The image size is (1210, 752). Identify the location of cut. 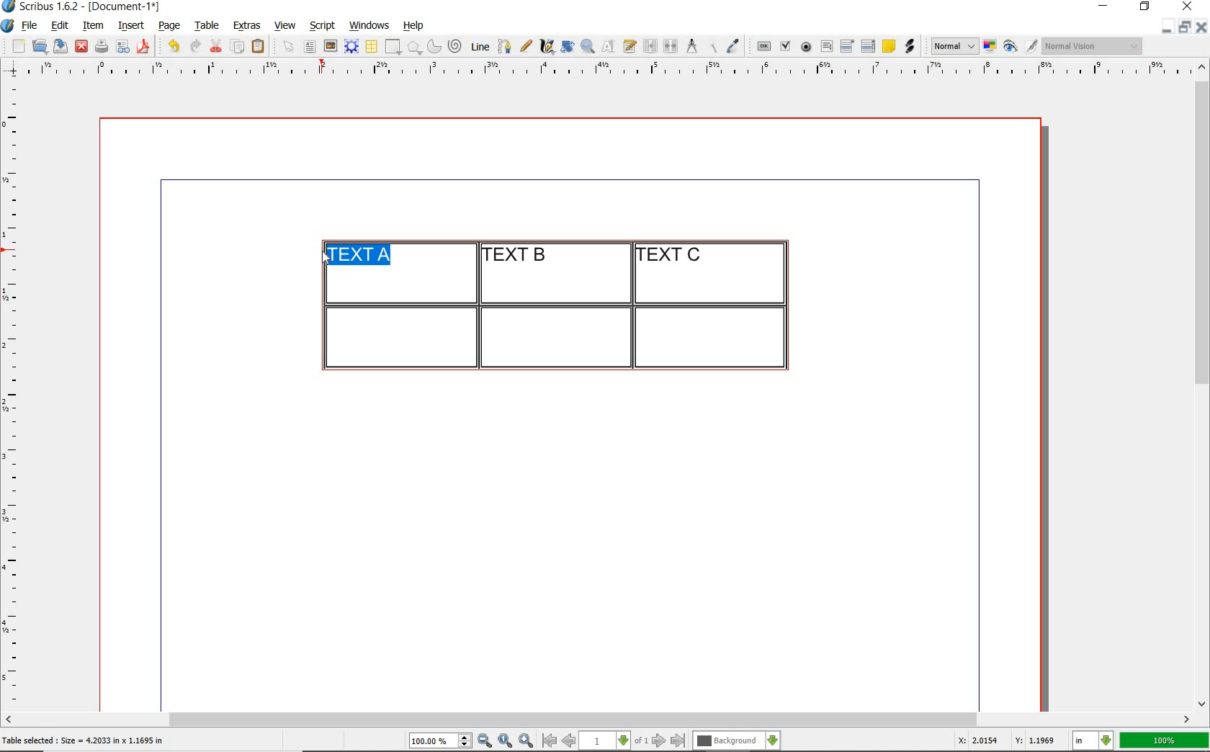
(216, 45).